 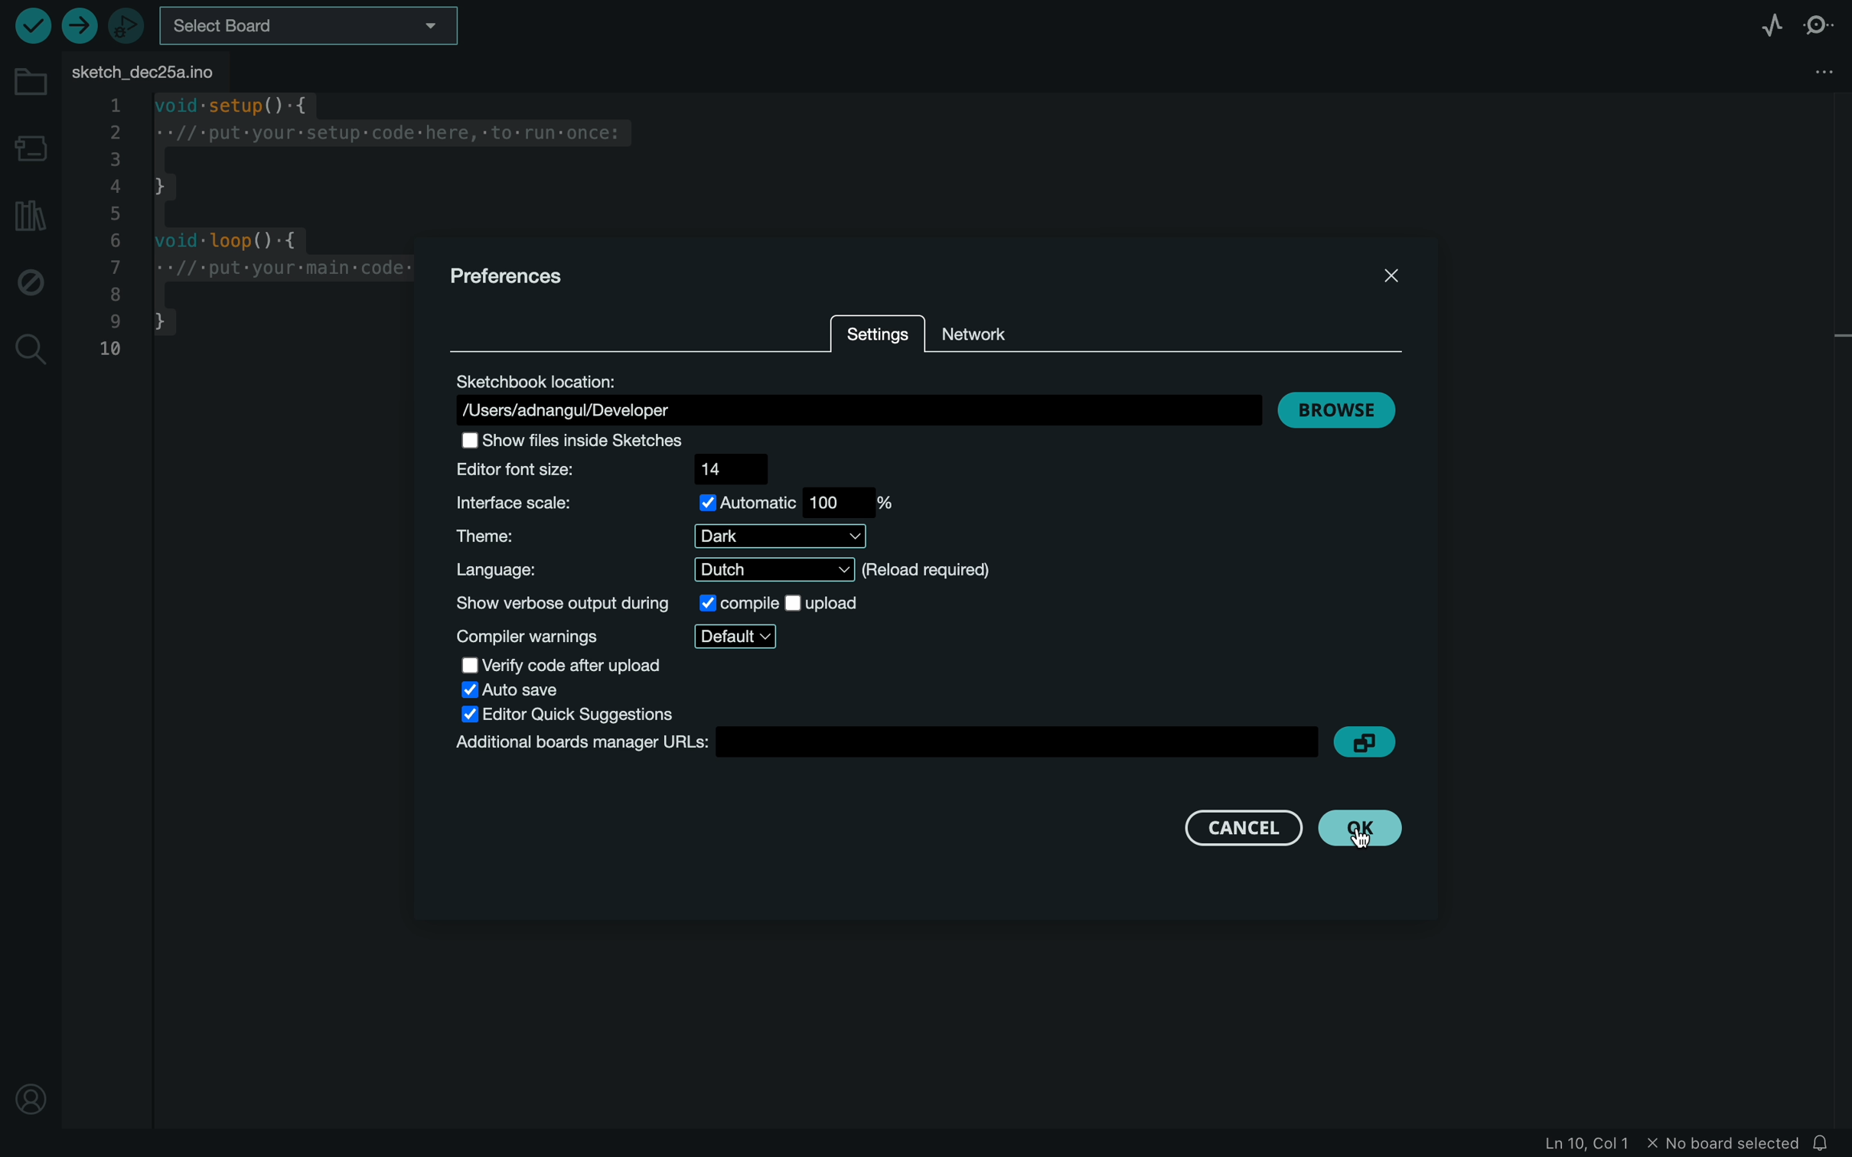 I want to click on cancel, so click(x=1240, y=829).